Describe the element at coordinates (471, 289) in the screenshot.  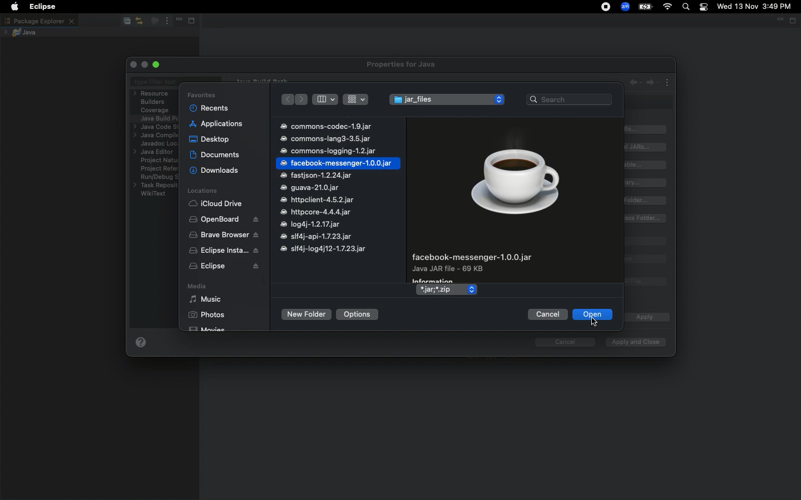
I see `increase/decrease arrows` at that location.